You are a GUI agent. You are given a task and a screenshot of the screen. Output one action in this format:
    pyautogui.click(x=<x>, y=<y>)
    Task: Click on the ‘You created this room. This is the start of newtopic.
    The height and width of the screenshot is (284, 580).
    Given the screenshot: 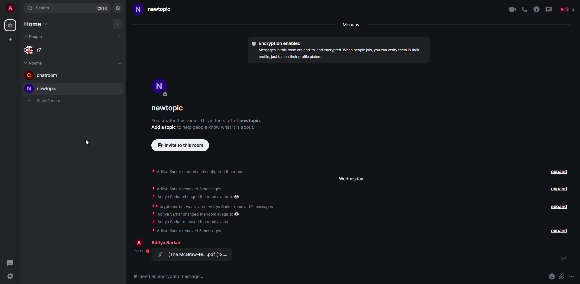 What is the action you would take?
    pyautogui.click(x=211, y=120)
    